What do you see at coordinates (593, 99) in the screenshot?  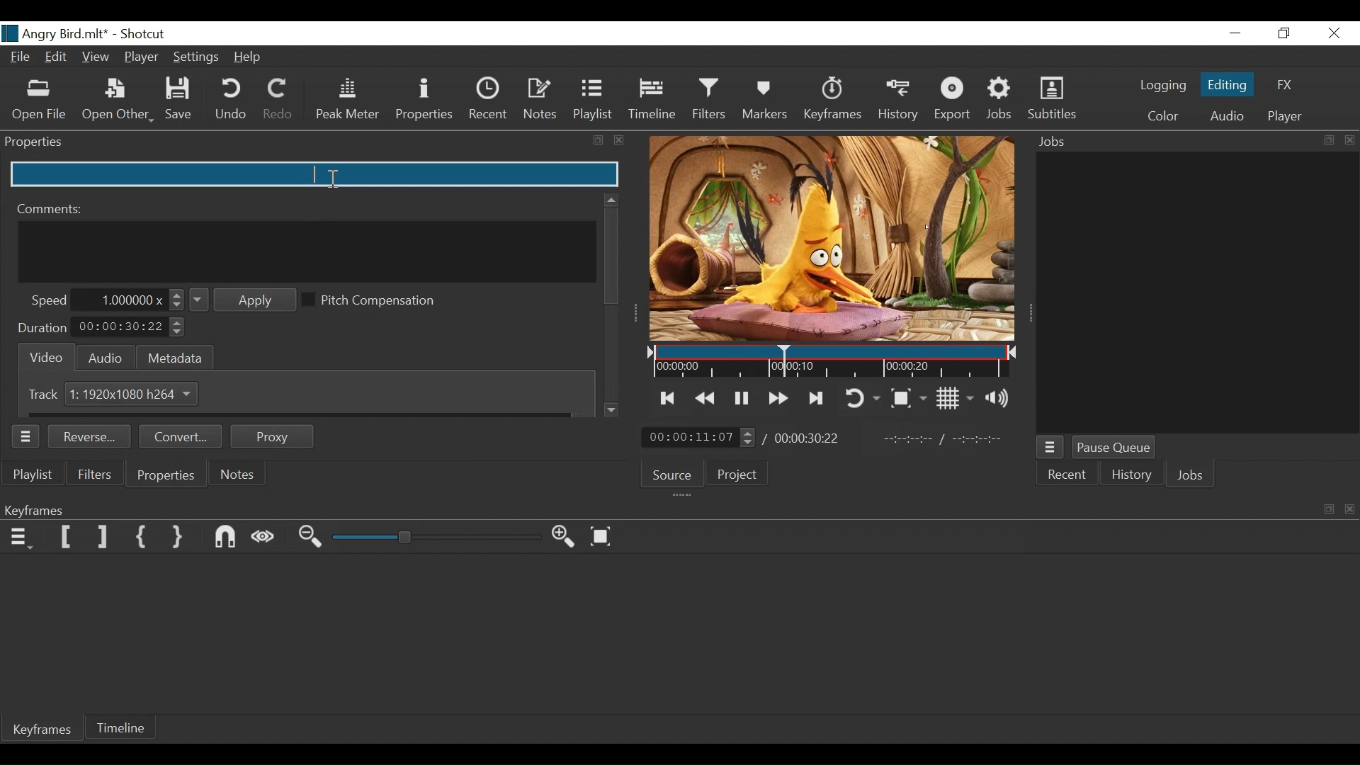 I see `Playlist` at bounding box center [593, 99].